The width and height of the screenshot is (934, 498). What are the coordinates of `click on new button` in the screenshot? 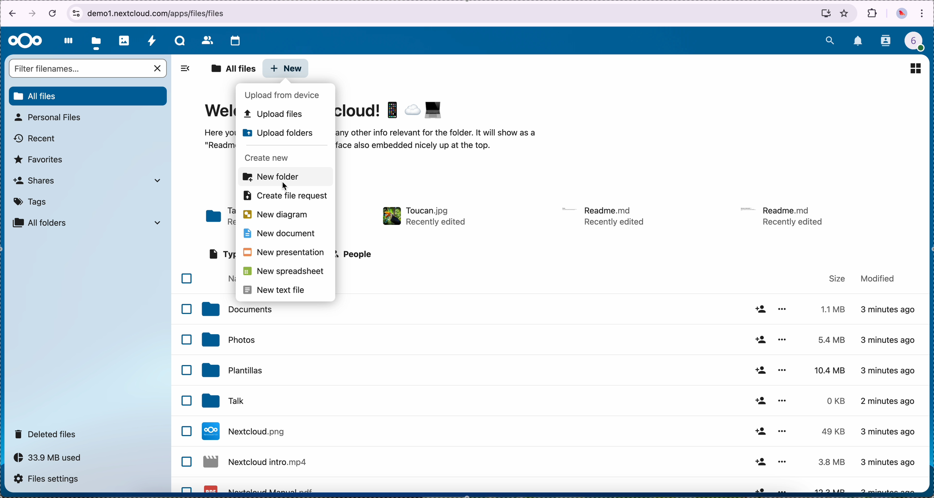 It's located at (286, 69).